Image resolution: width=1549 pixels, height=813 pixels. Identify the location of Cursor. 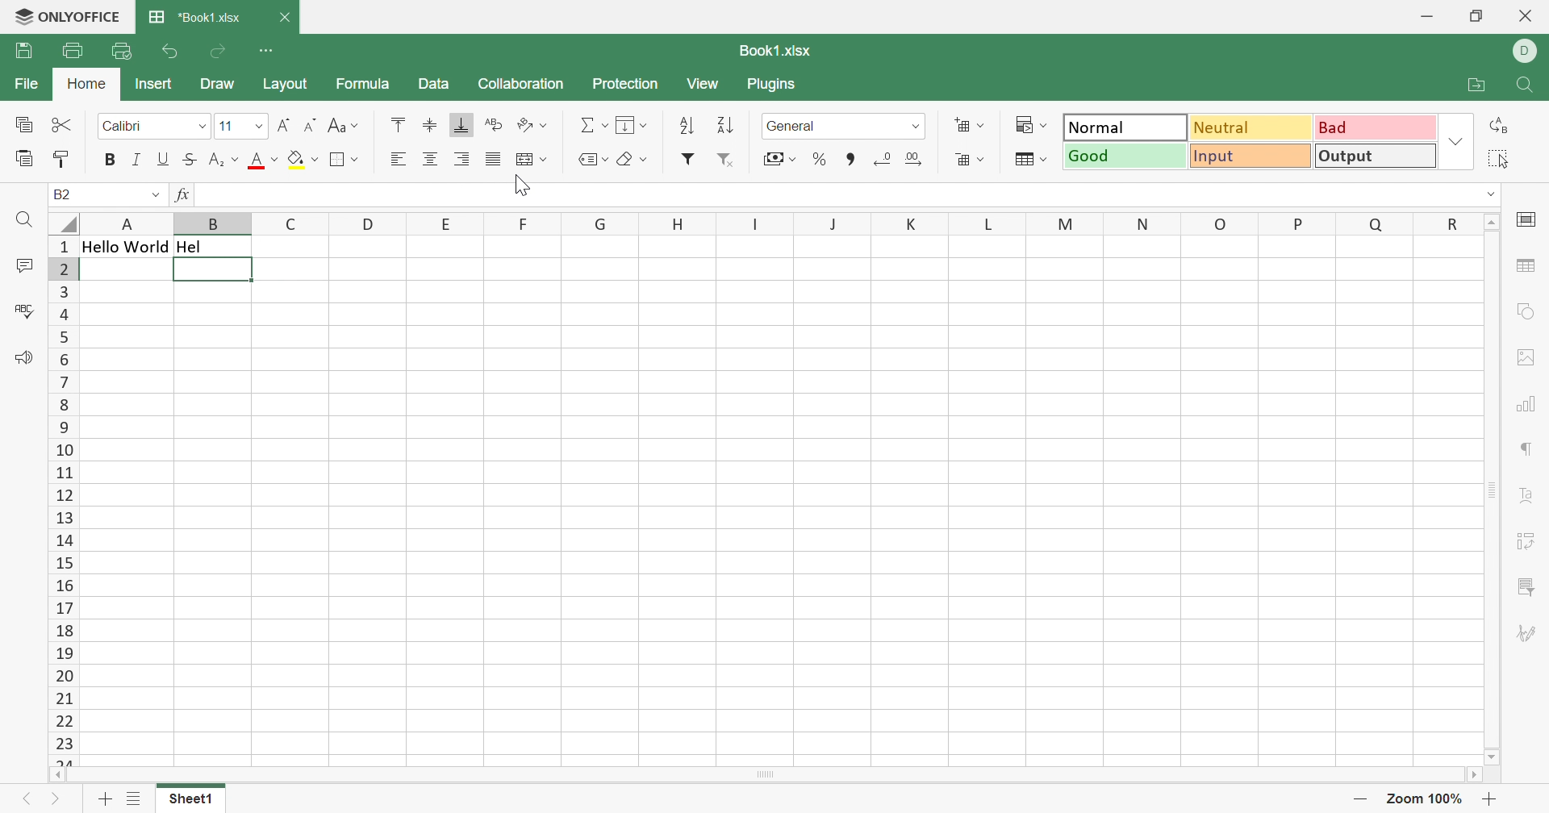
(526, 186).